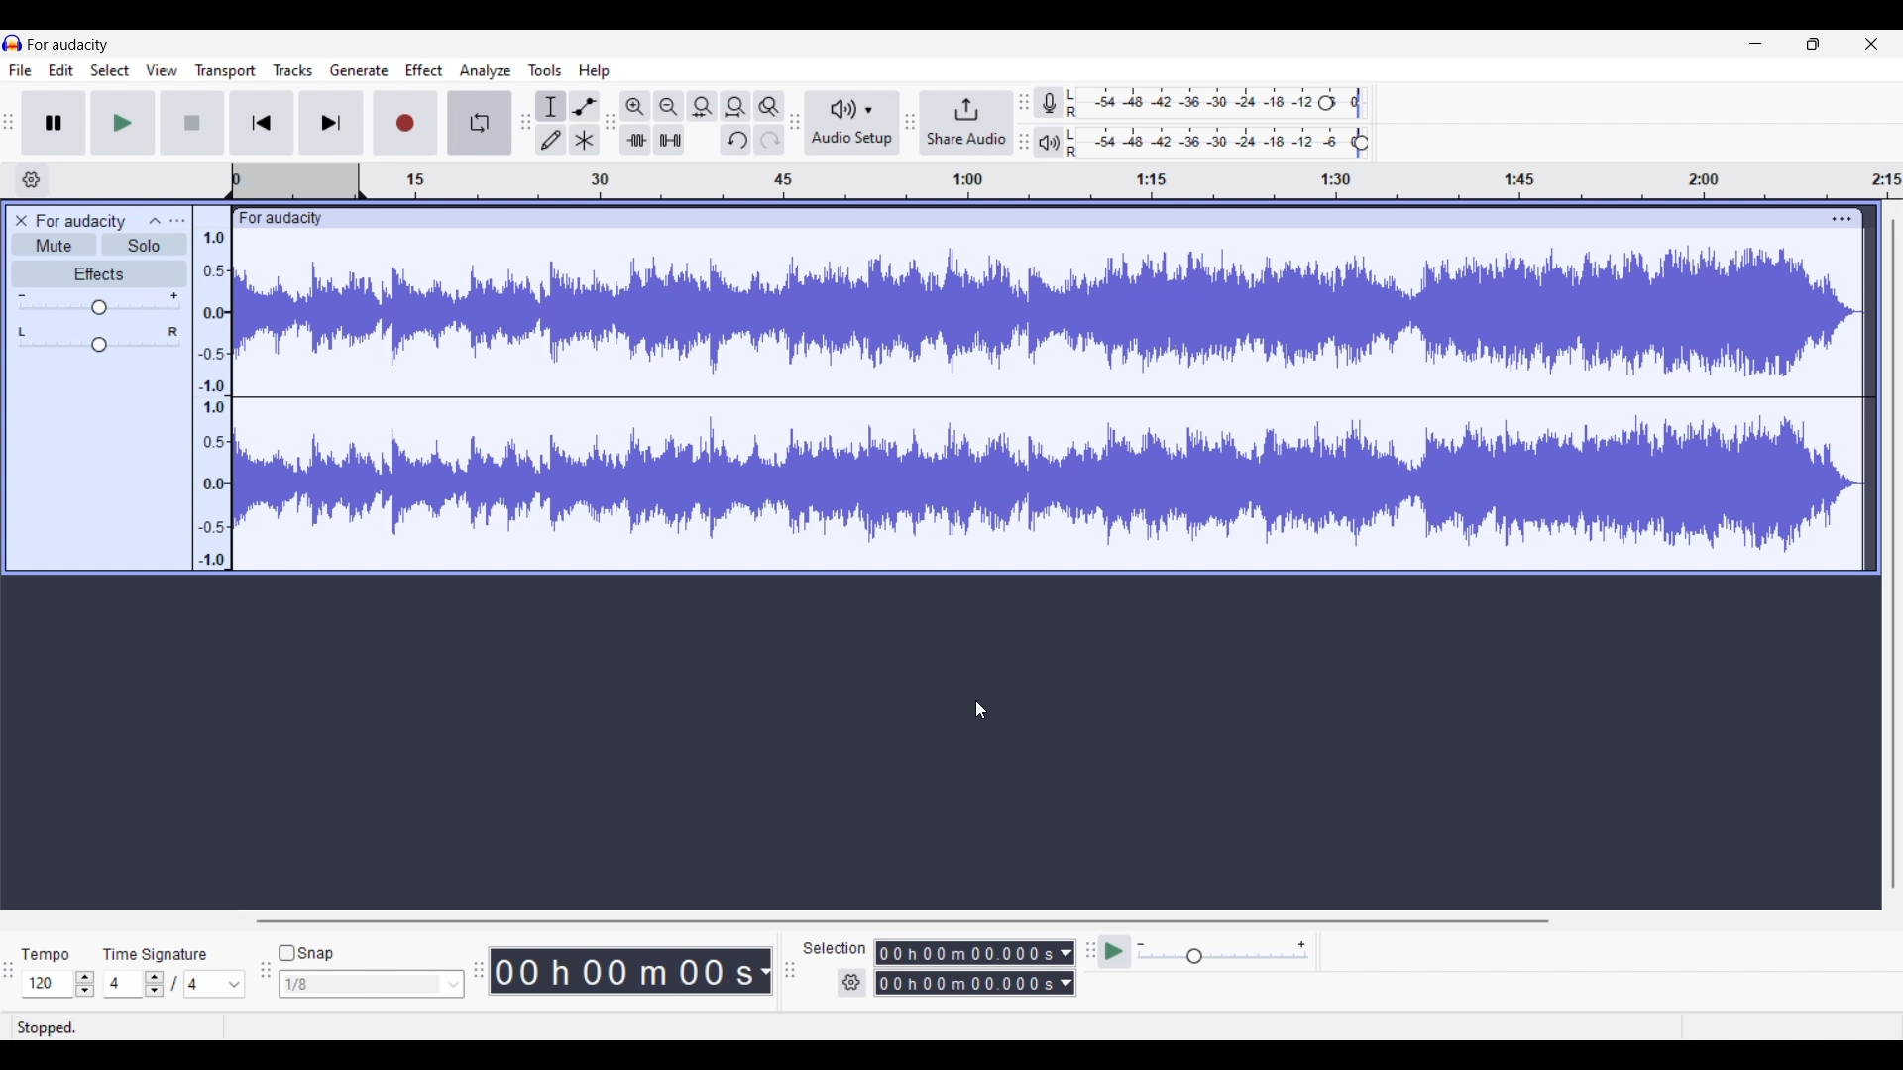  I want to click on Undo, so click(735, 140).